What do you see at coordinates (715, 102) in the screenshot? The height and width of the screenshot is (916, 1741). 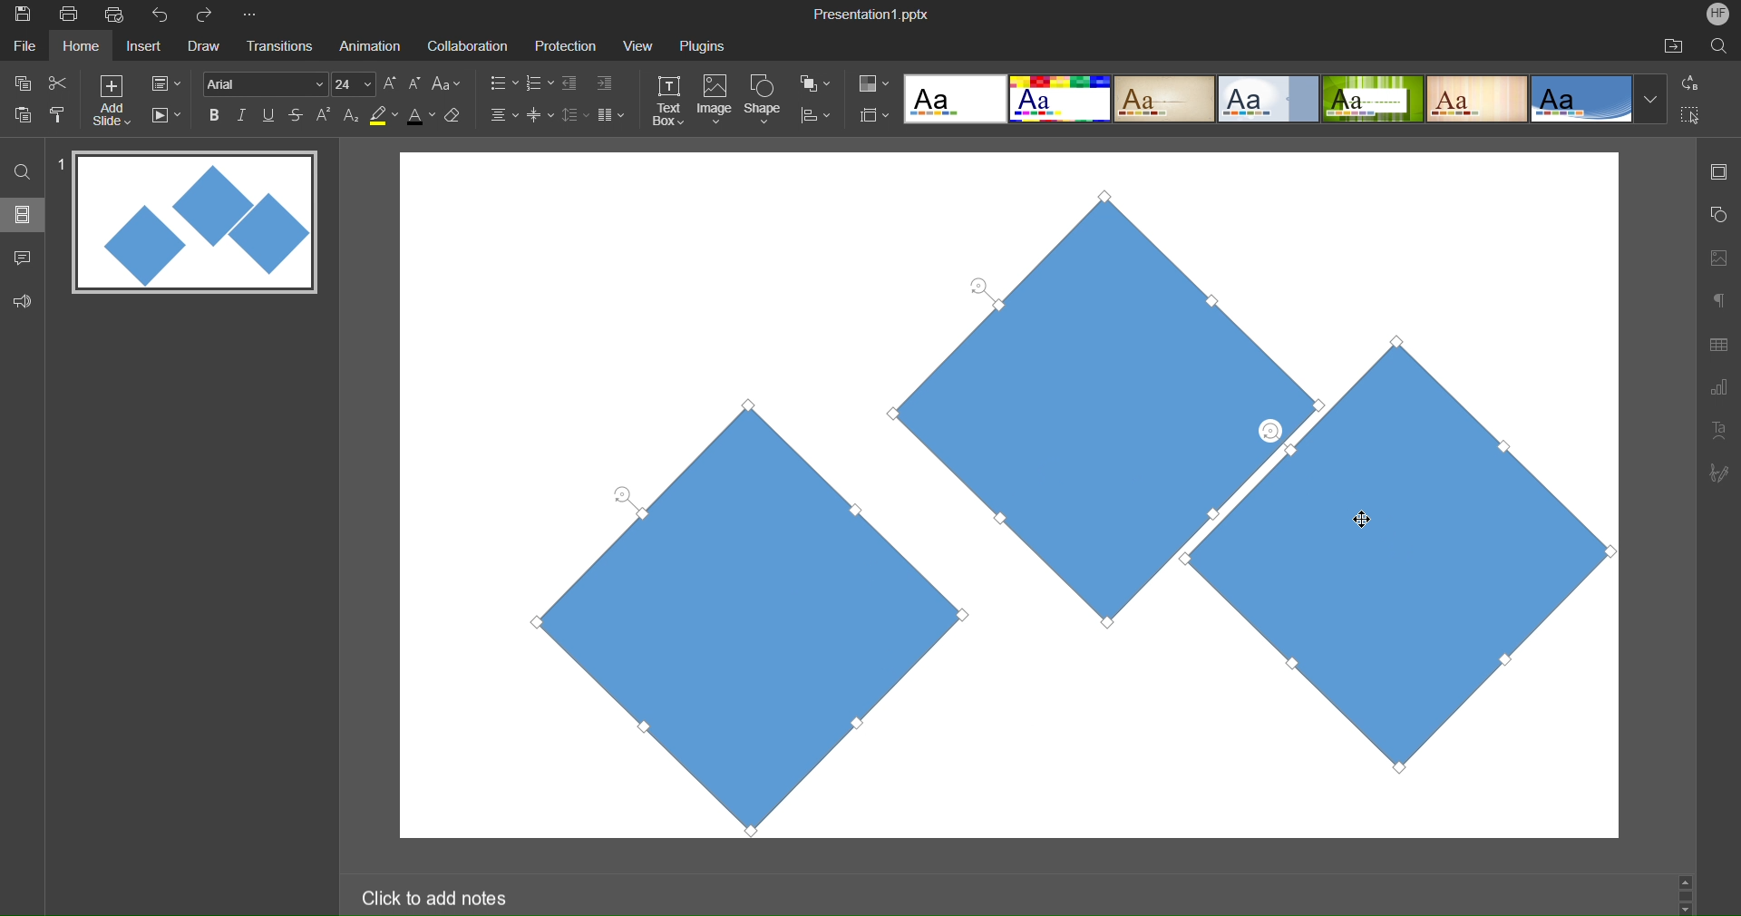 I see `Image` at bounding box center [715, 102].